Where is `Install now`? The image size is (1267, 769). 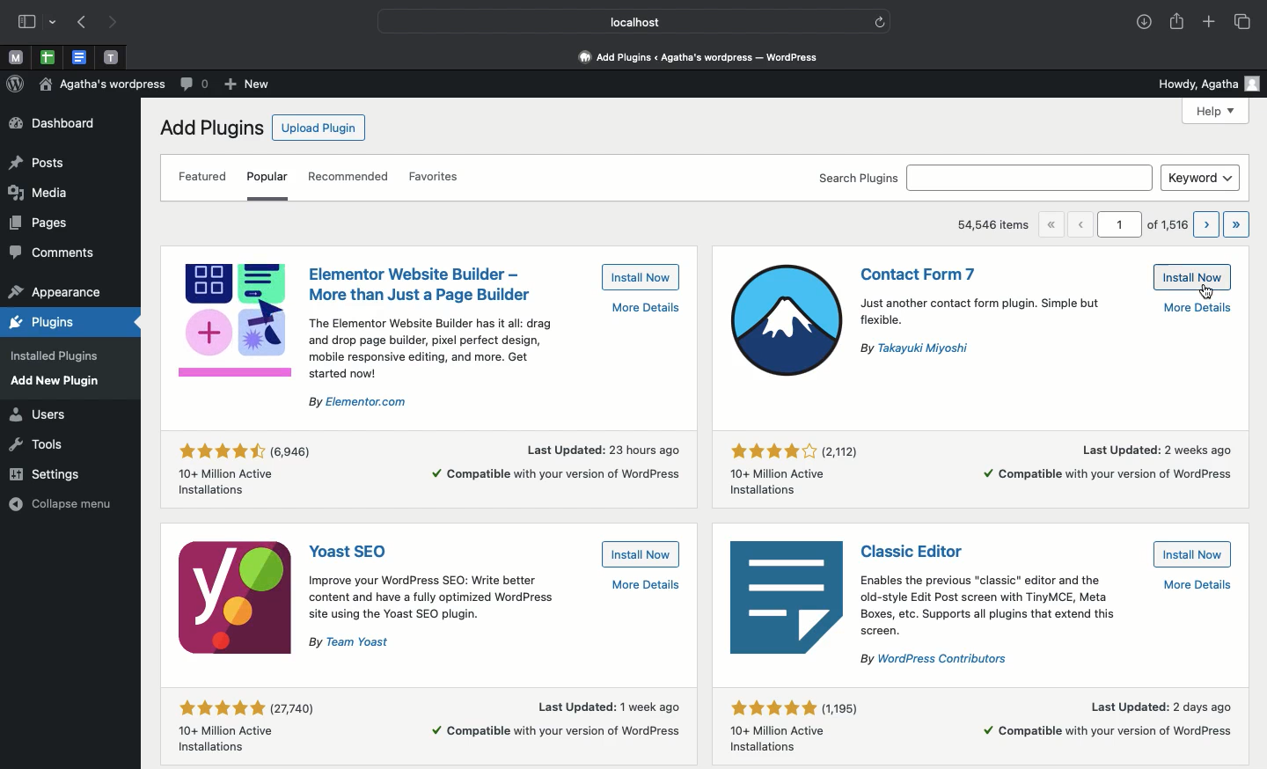
Install now is located at coordinates (639, 554).